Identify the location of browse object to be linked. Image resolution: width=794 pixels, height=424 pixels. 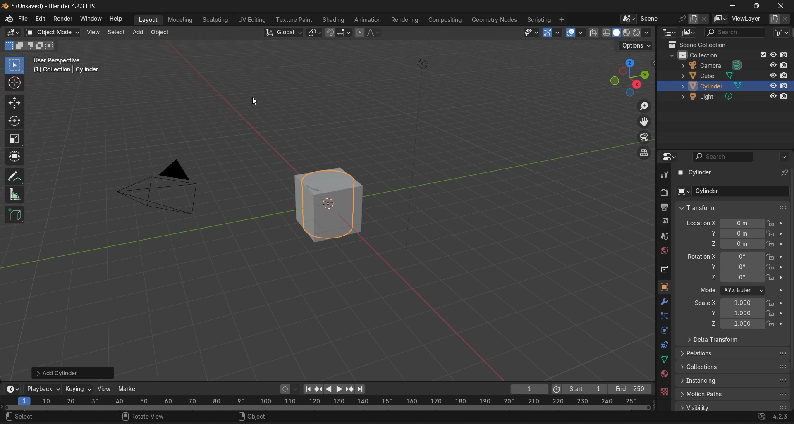
(684, 192).